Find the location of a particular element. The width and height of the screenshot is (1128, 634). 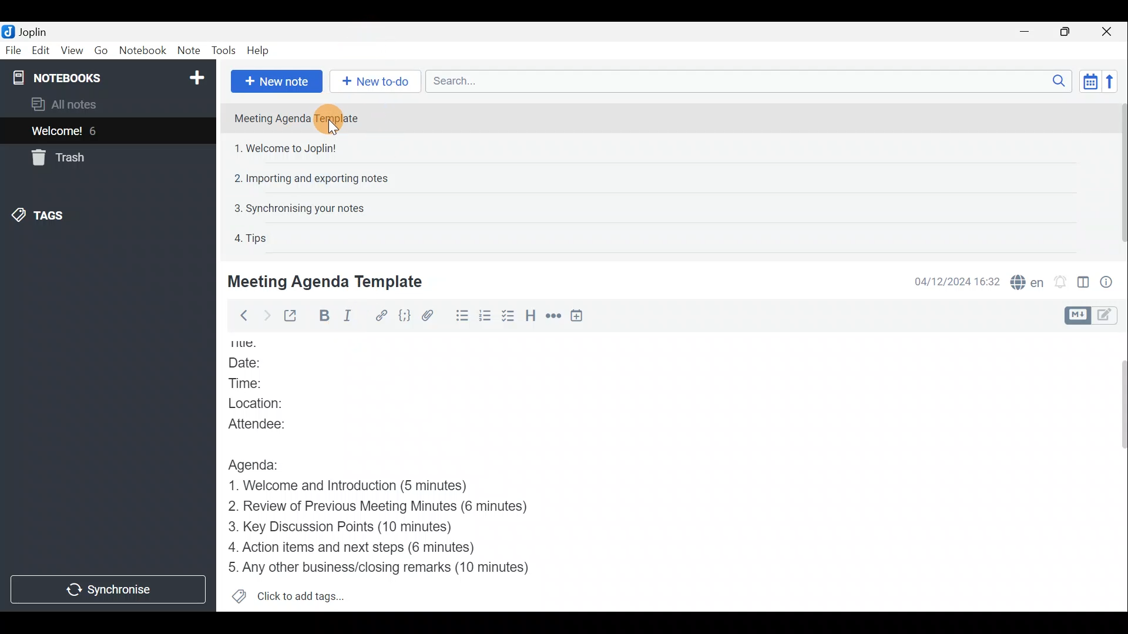

View is located at coordinates (69, 52).